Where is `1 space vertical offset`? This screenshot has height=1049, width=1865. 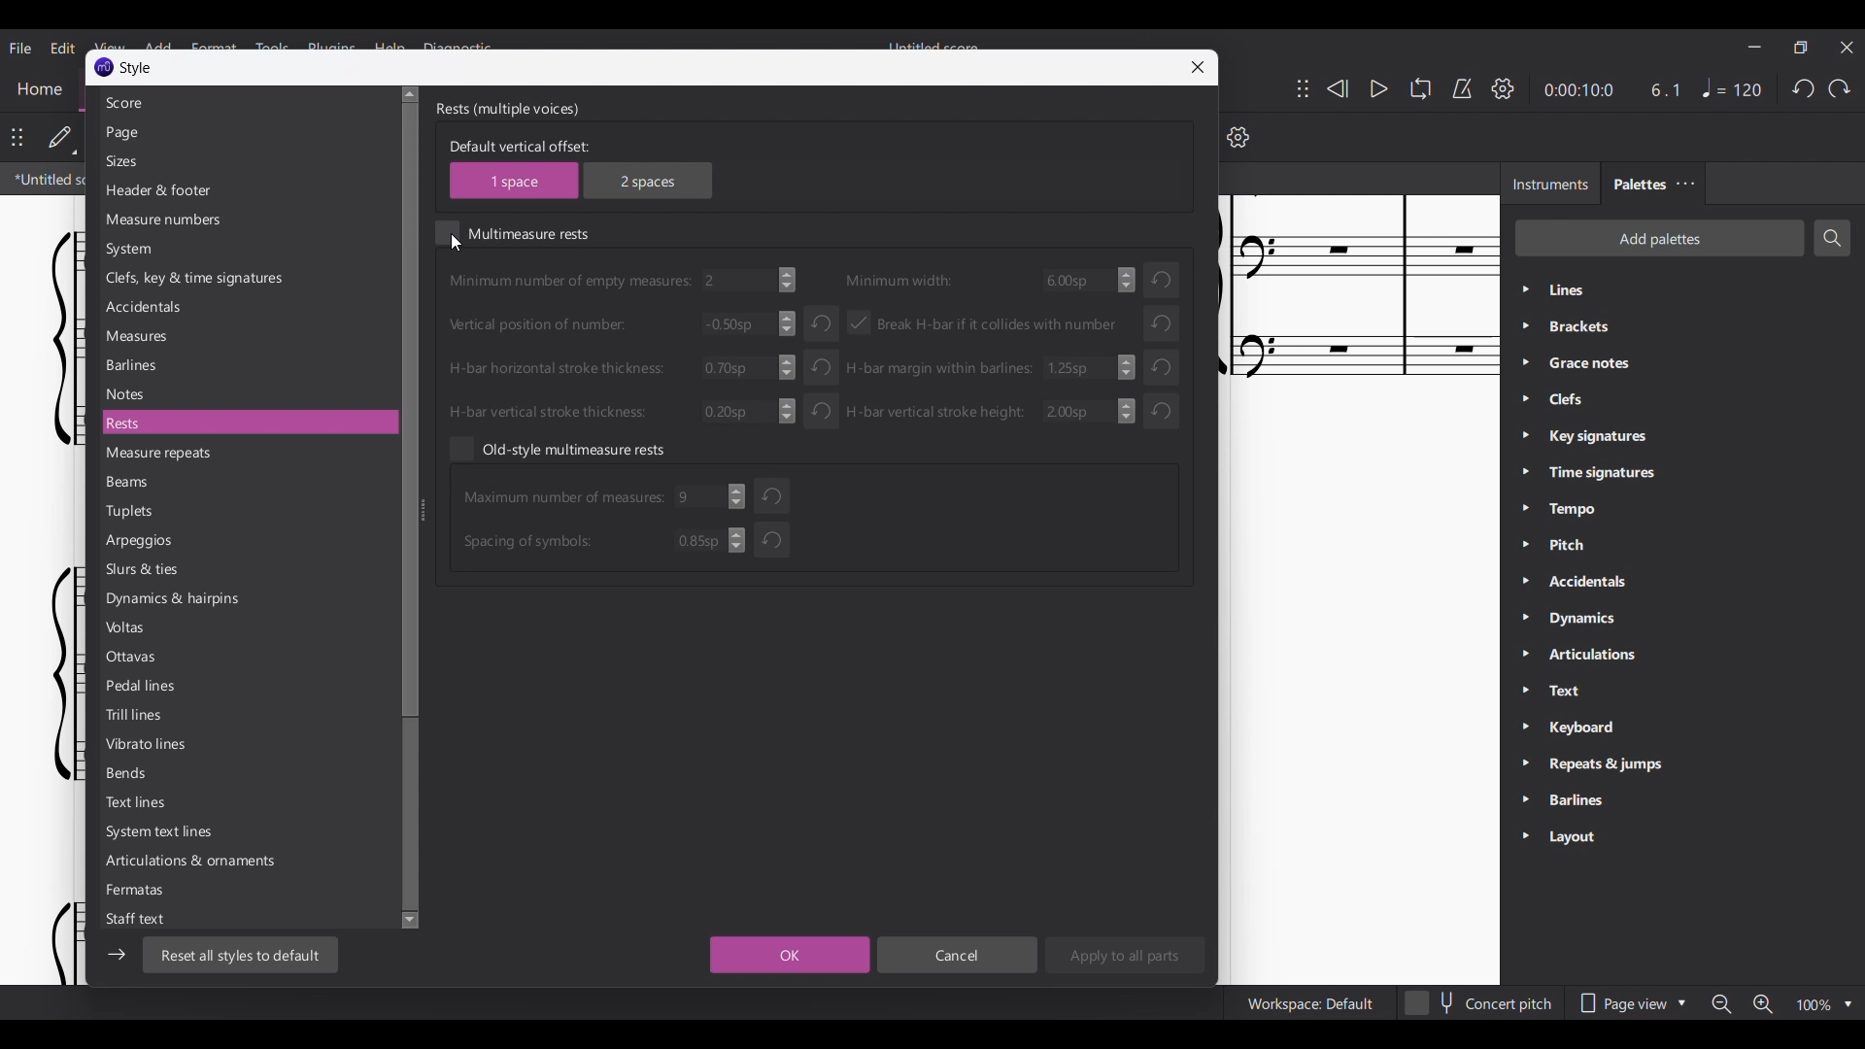
1 space vertical offset is located at coordinates (515, 180).